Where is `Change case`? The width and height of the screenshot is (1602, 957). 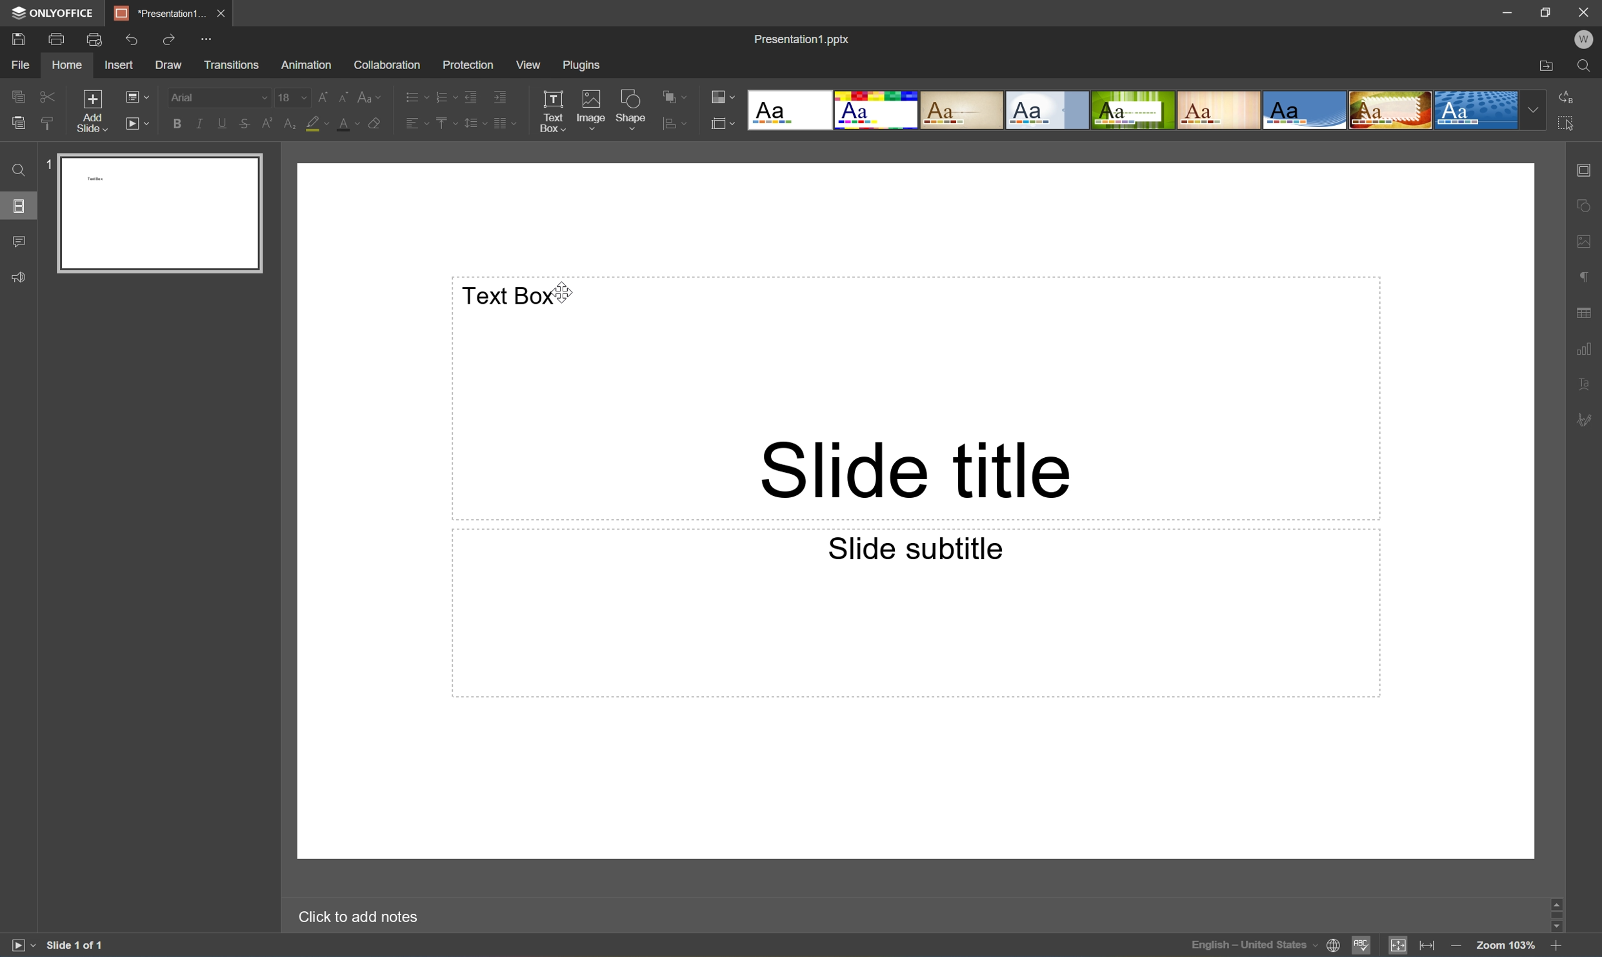 Change case is located at coordinates (370, 96).